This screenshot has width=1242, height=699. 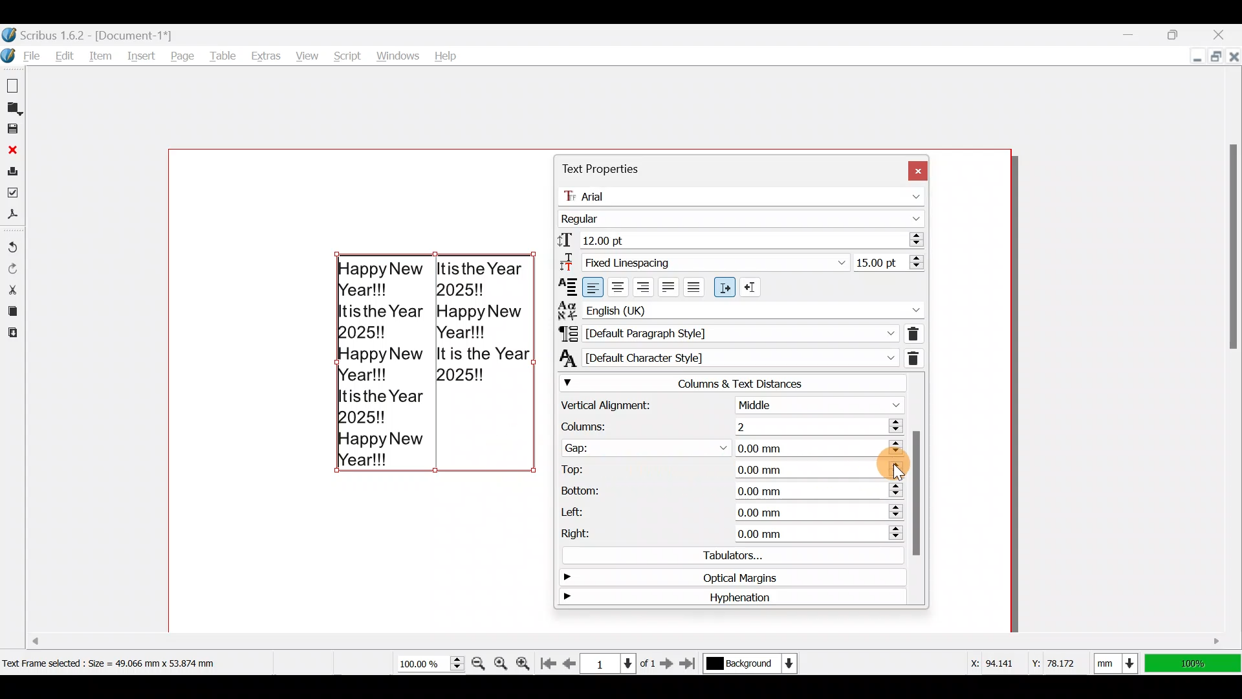 I want to click on Remove direct character formatting, so click(x=915, y=357).